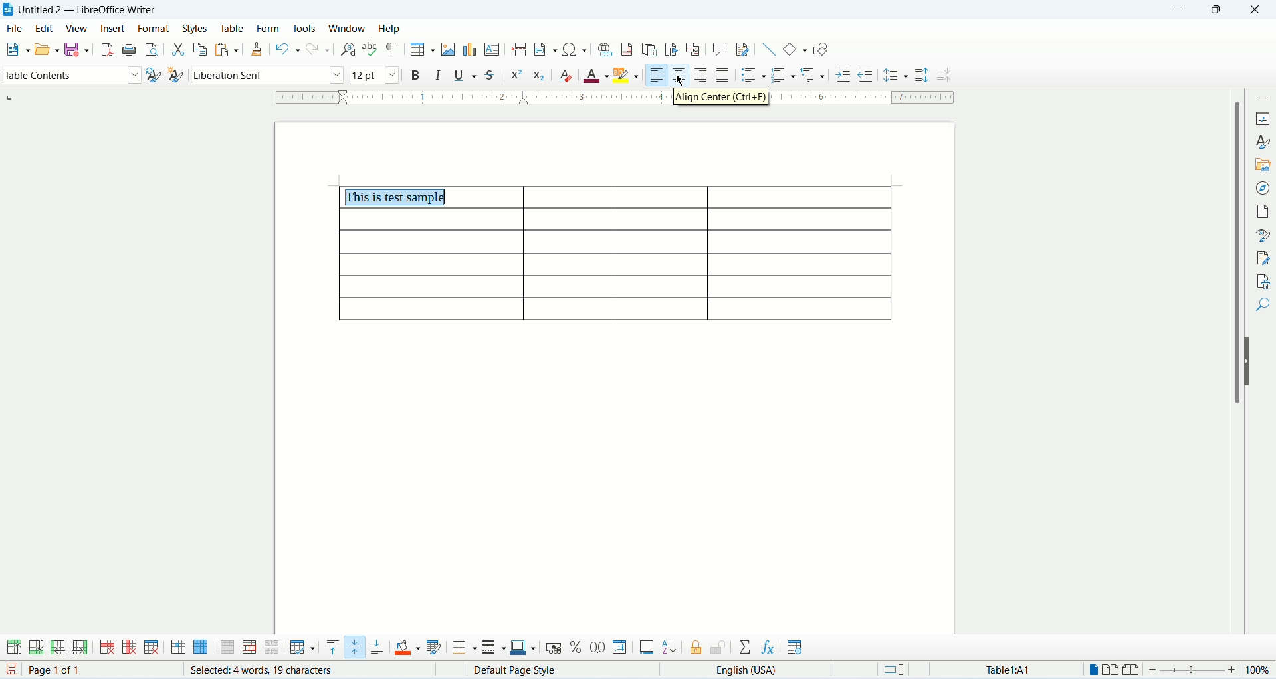 This screenshot has width=1276, height=679. I want to click on font size, so click(375, 76).